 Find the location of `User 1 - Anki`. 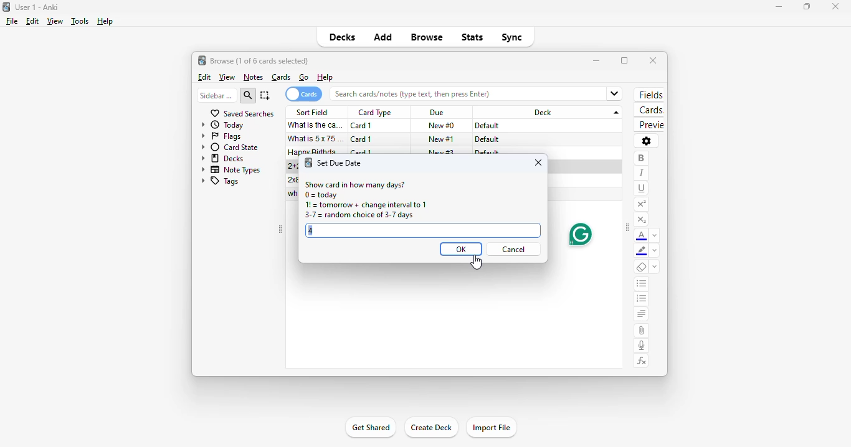

User 1 - Anki is located at coordinates (37, 7).